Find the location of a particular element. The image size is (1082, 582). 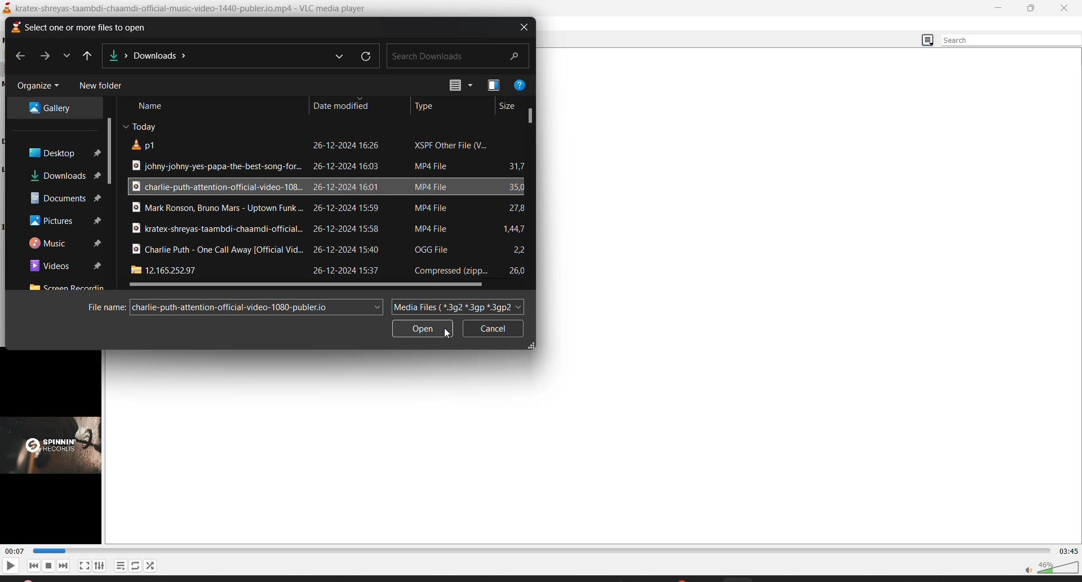

downloads is located at coordinates (63, 177).